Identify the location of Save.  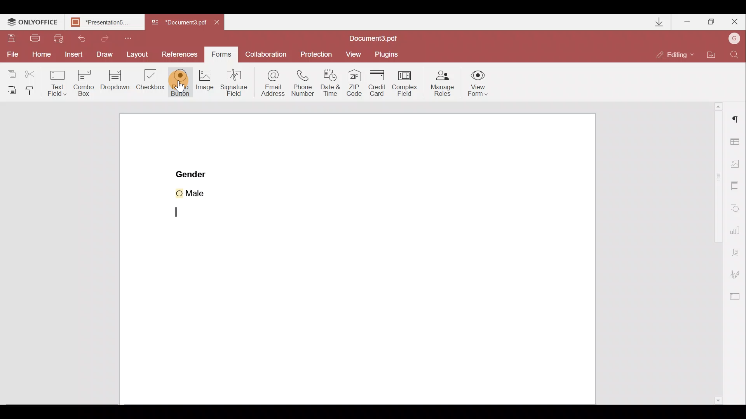
(12, 39).